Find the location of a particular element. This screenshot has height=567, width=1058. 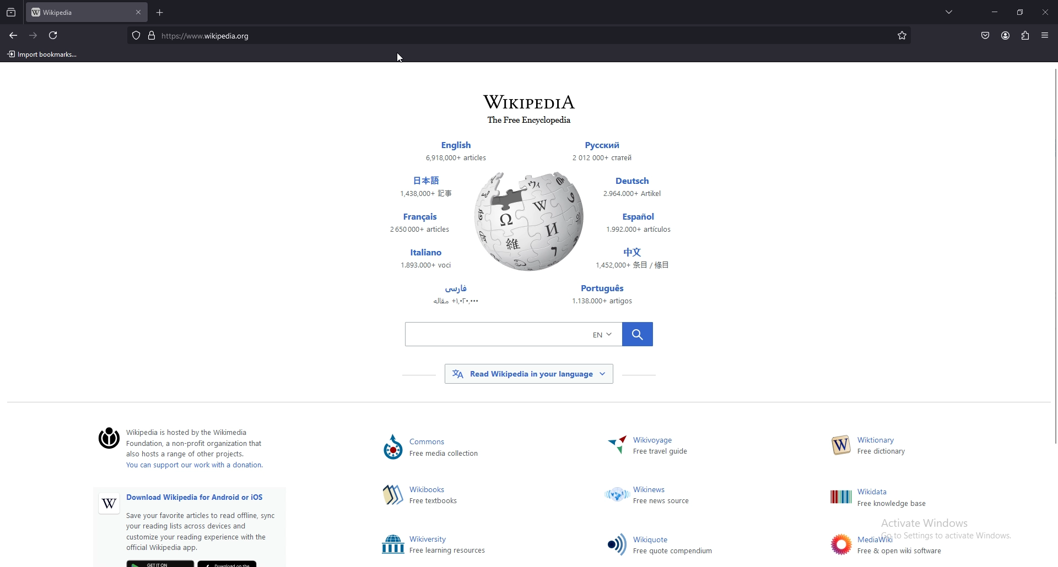

 is located at coordinates (454, 151).